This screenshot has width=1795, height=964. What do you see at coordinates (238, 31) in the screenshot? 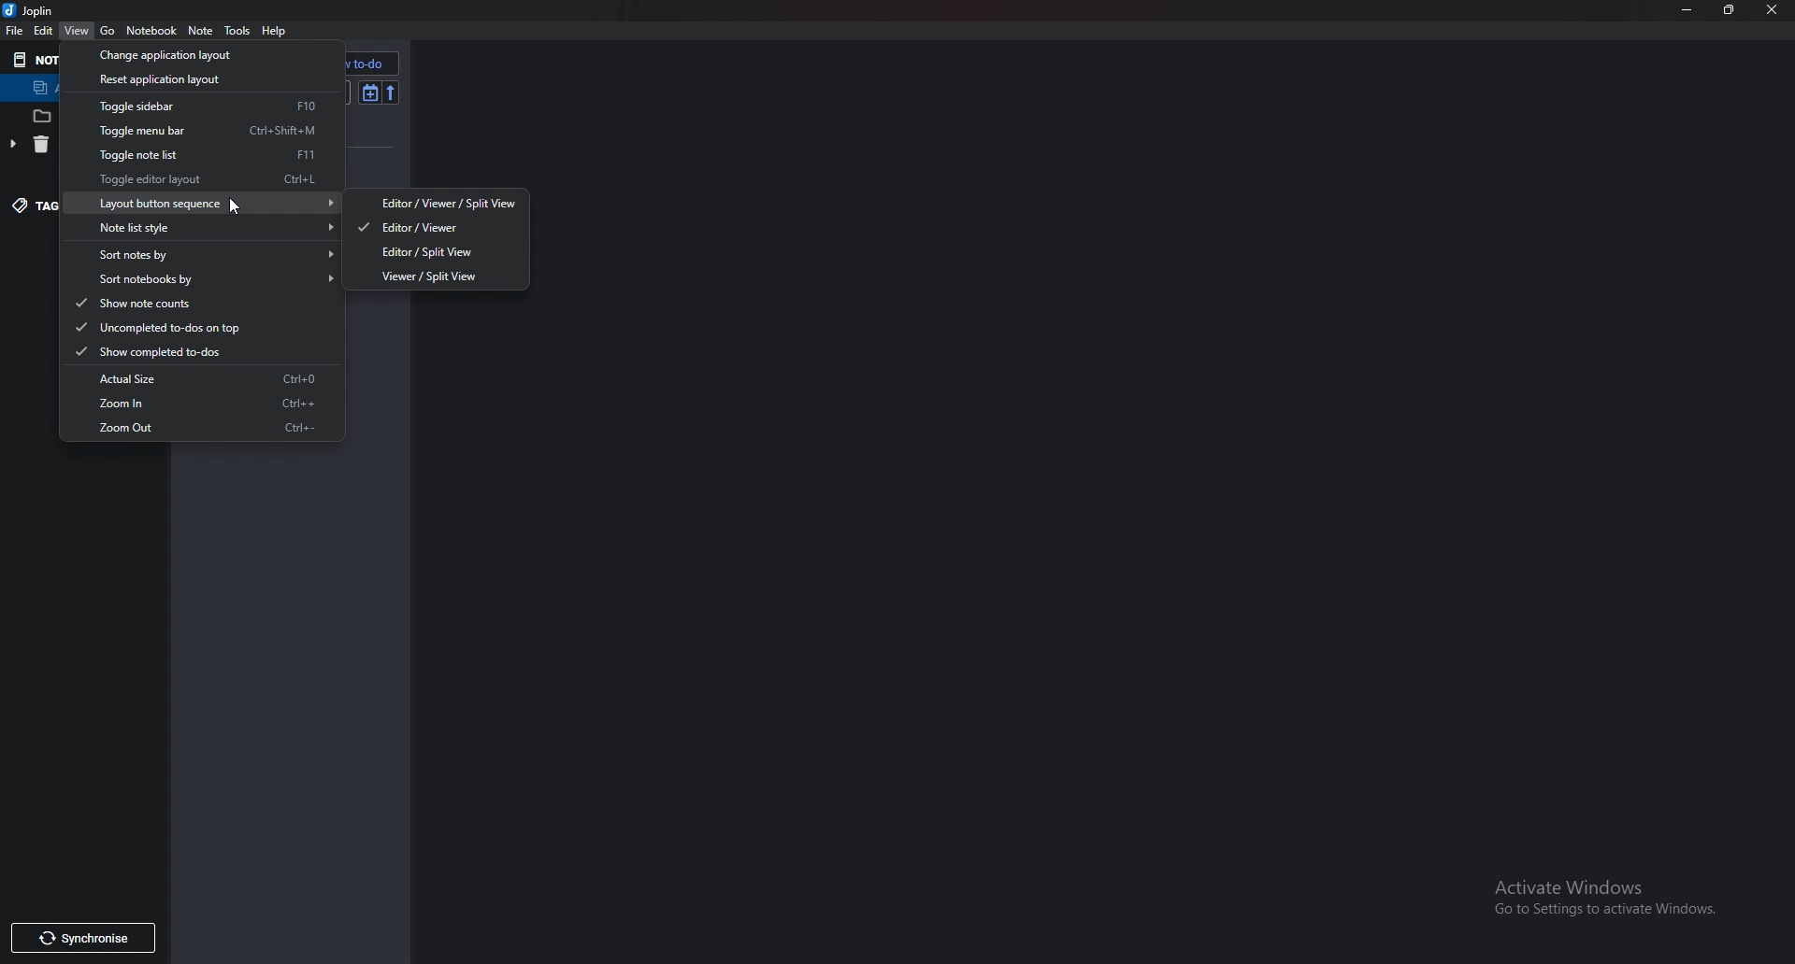
I see `tools` at bounding box center [238, 31].